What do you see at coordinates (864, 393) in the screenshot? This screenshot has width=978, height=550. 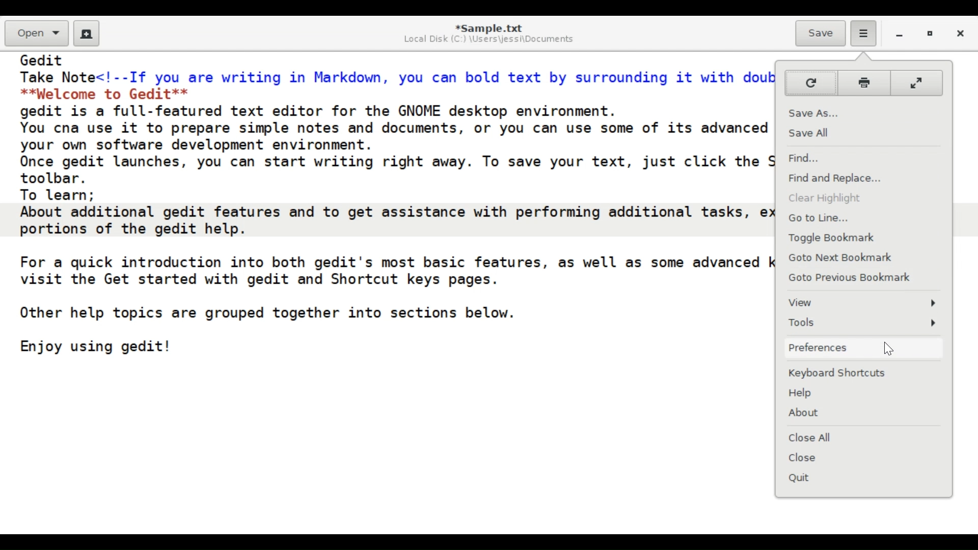 I see `Help` at bounding box center [864, 393].